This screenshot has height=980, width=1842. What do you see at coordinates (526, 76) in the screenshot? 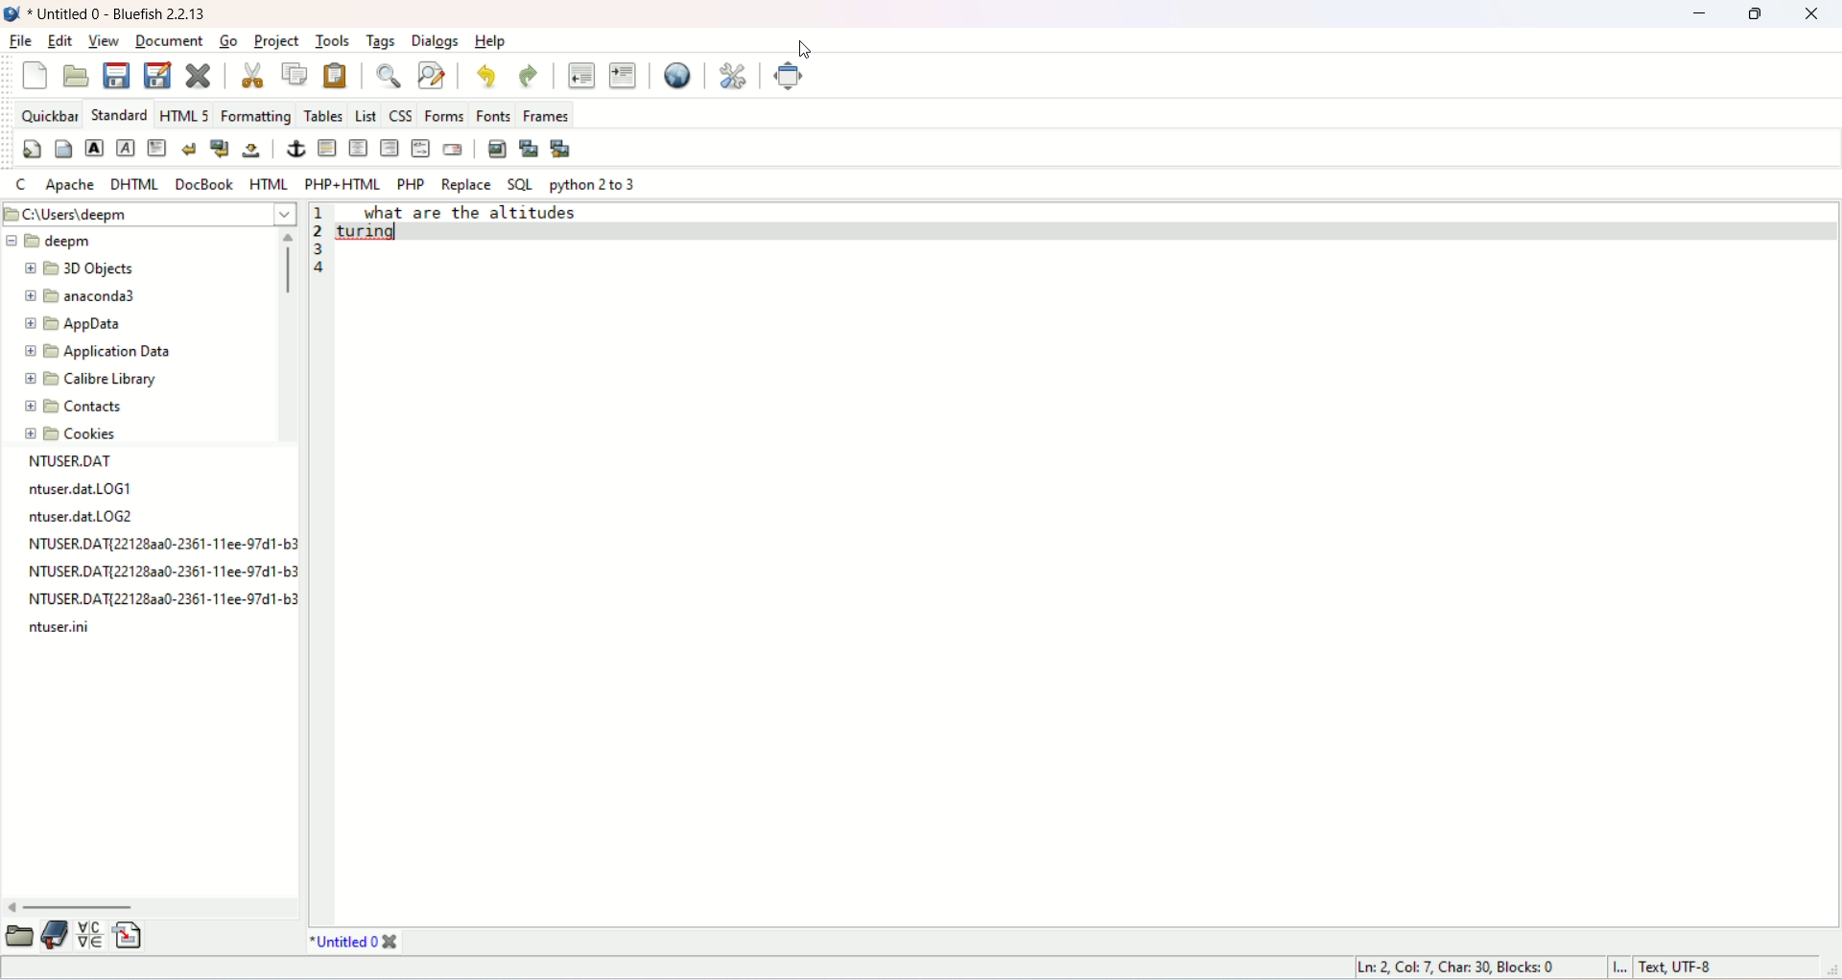
I see `redo` at bounding box center [526, 76].